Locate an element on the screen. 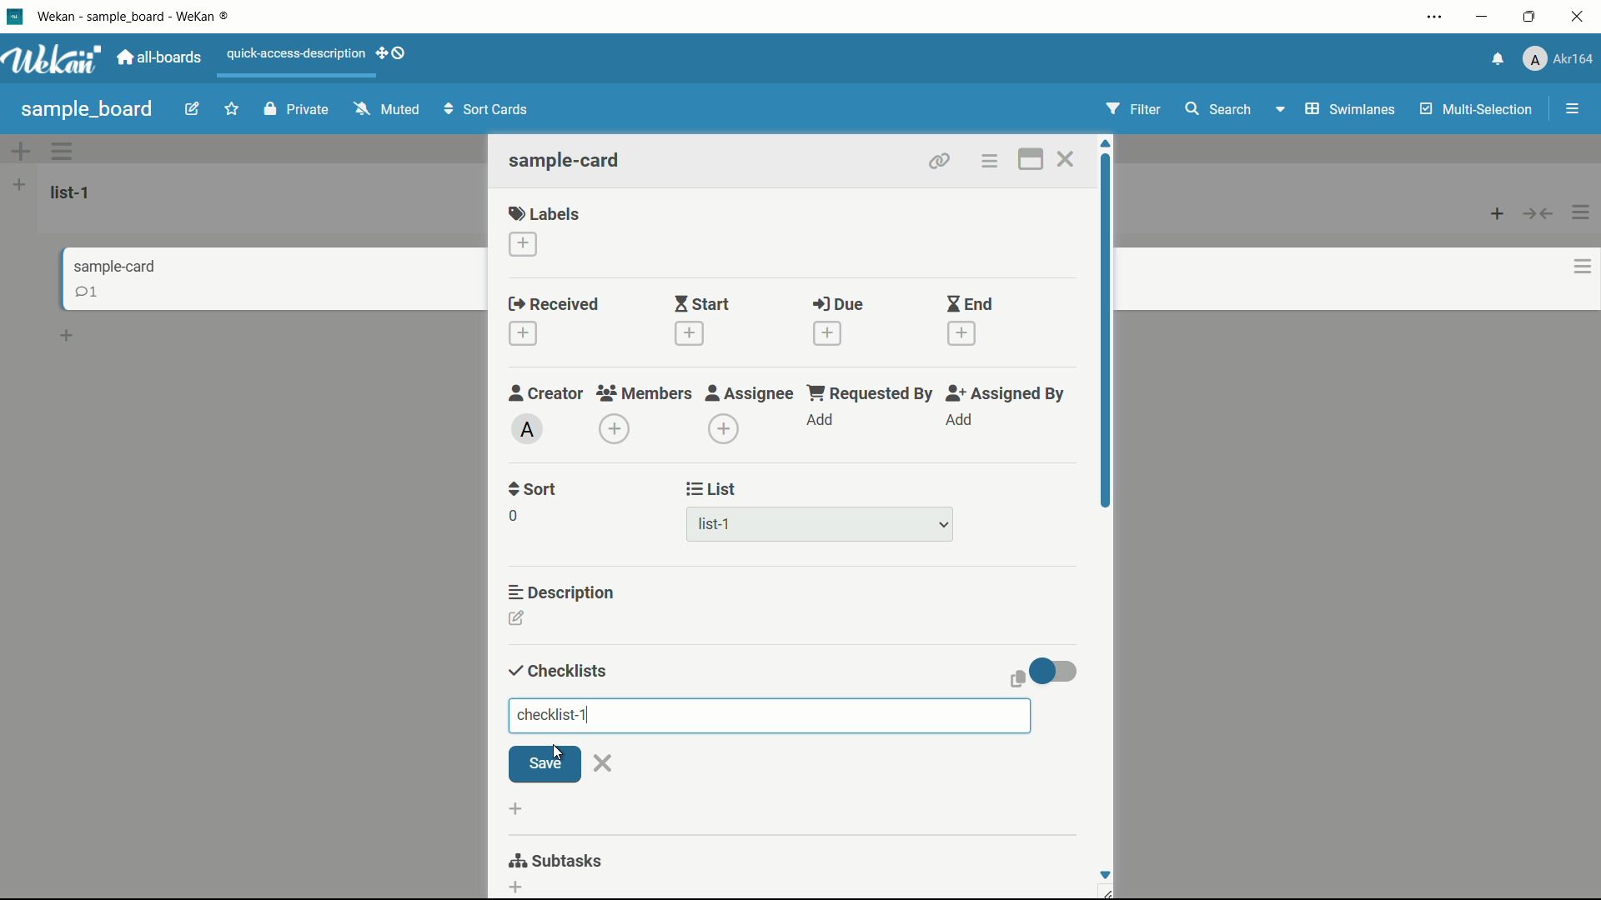 The image size is (1601, 900). add date is located at coordinates (690, 333).